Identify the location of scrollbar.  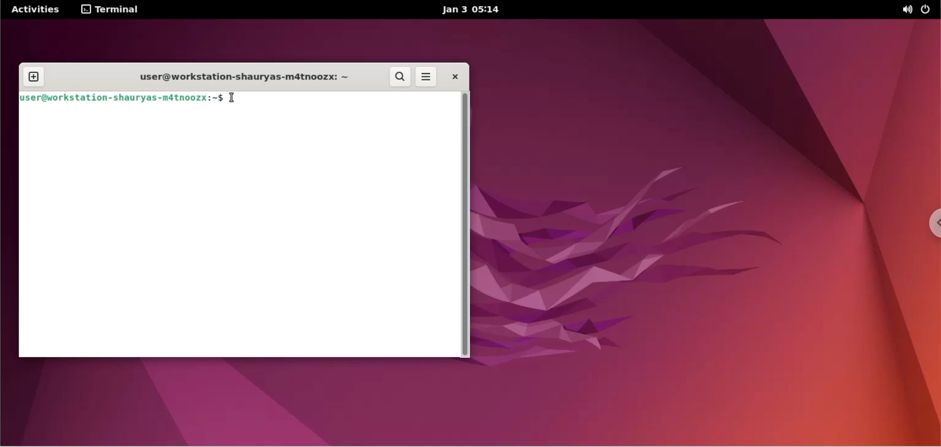
(467, 223).